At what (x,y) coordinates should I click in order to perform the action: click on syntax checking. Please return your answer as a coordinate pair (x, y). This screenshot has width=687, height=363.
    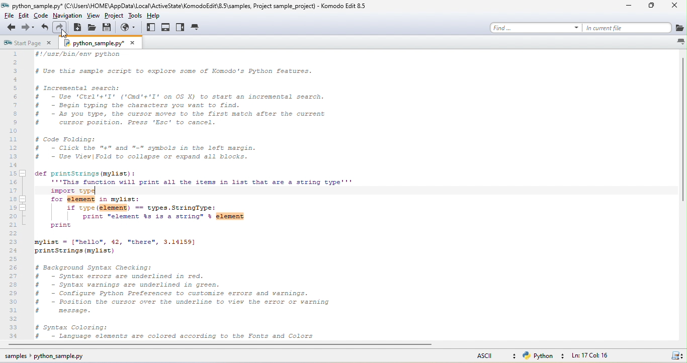
    Looking at the image, I should click on (674, 355).